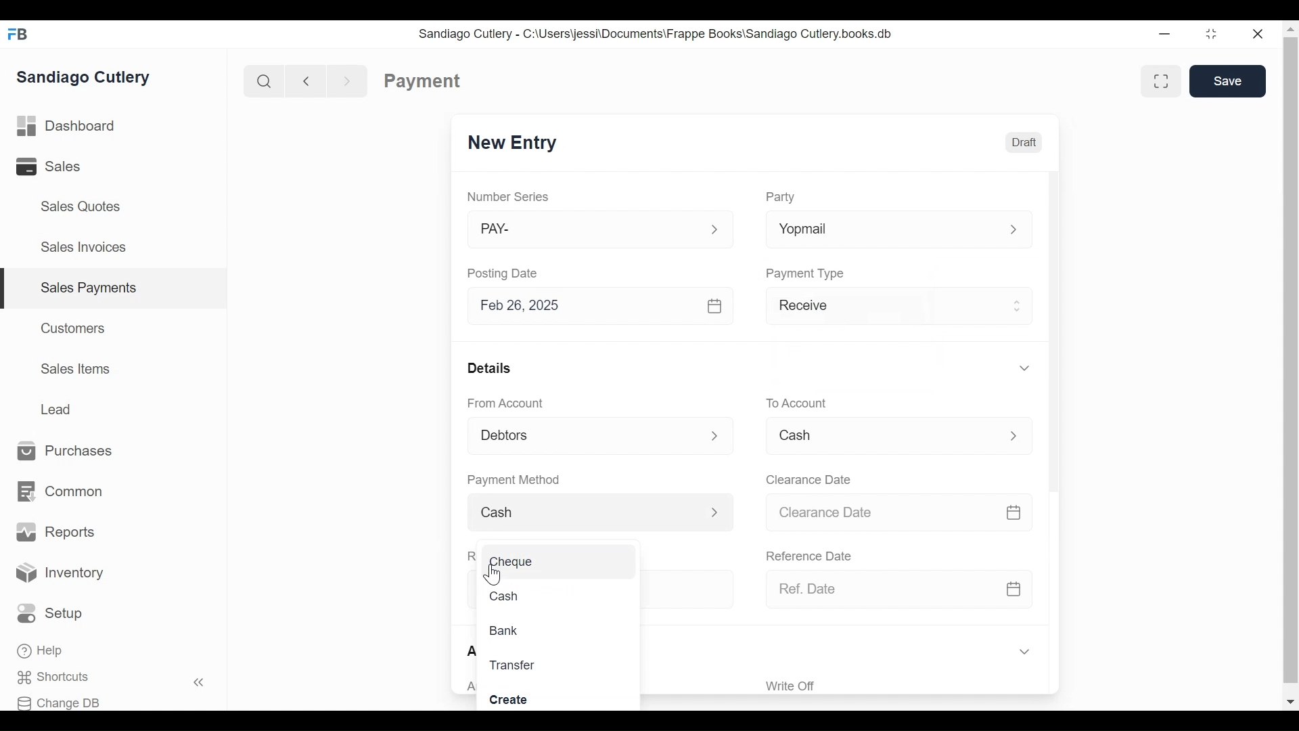 The image size is (1299, 731). Describe the element at coordinates (59, 492) in the screenshot. I see `Common` at that location.